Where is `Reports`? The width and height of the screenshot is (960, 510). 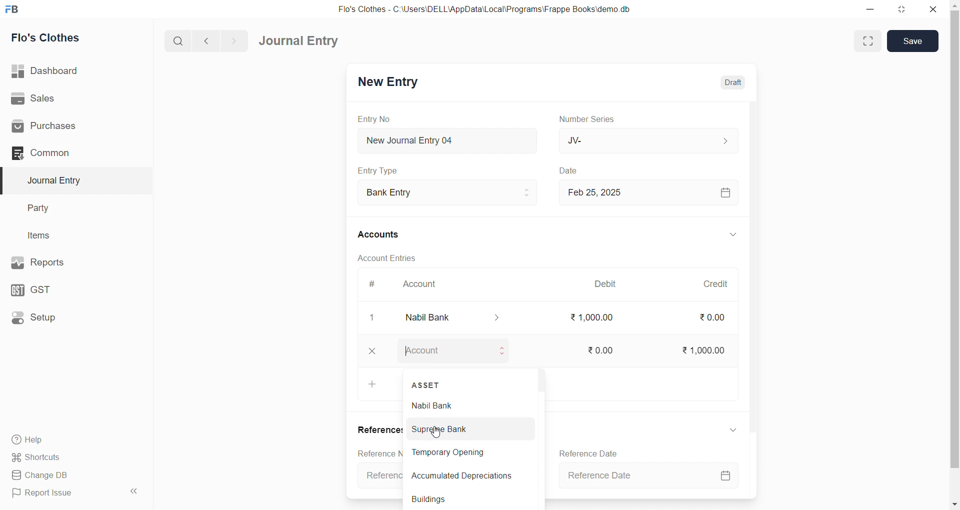
Reports is located at coordinates (70, 261).